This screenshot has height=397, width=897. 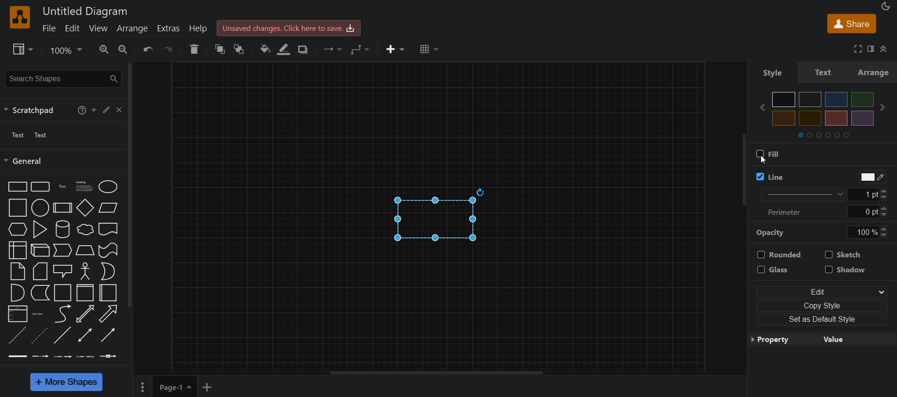 I want to click on ellipse, so click(x=107, y=187).